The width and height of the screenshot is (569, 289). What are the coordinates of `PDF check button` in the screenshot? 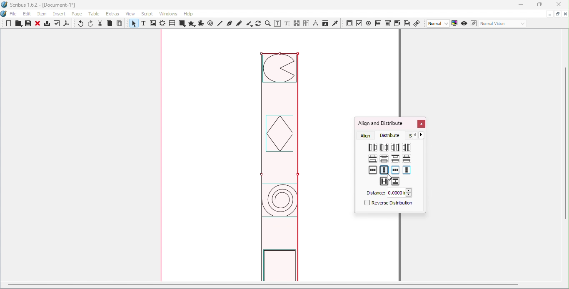 It's located at (359, 23).